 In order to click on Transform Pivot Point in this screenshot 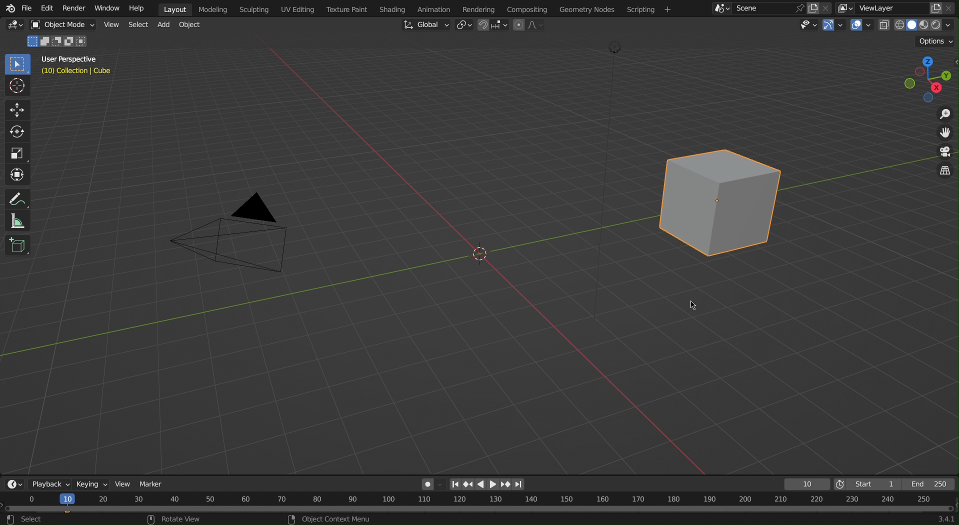, I will do `click(466, 26)`.